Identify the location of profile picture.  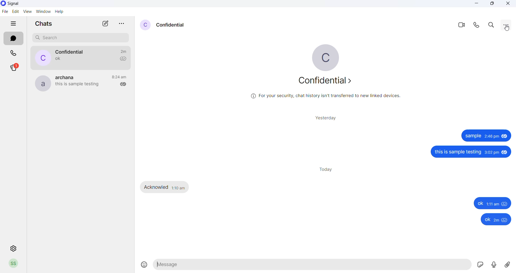
(146, 25).